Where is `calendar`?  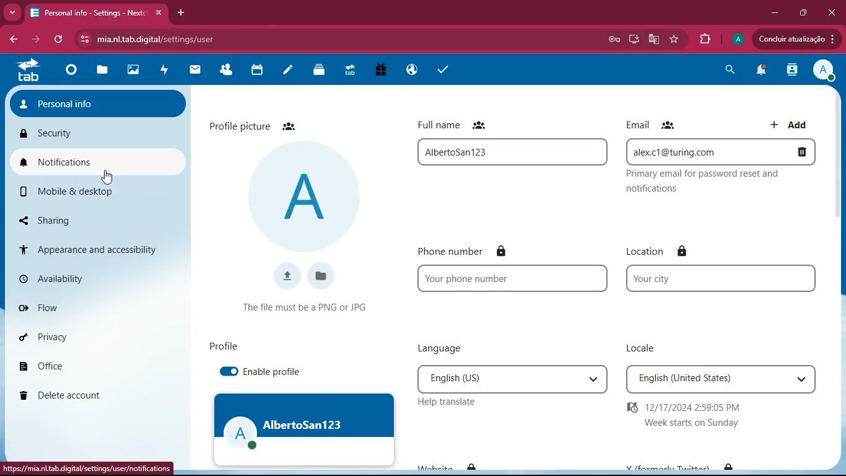
calendar is located at coordinates (256, 71).